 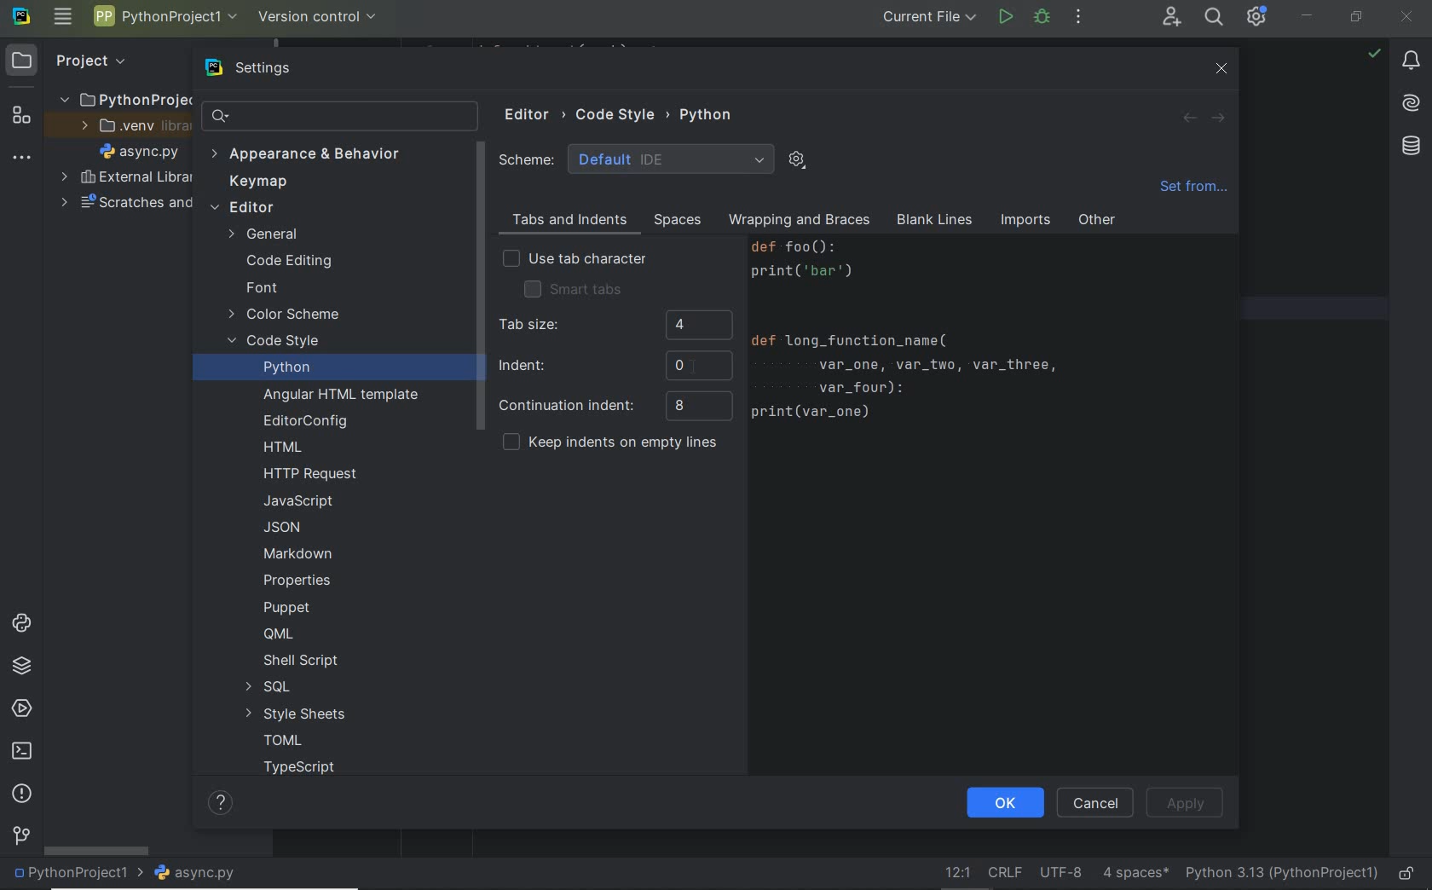 What do you see at coordinates (1095, 804) in the screenshot?
I see `cancel` at bounding box center [1095, 804].